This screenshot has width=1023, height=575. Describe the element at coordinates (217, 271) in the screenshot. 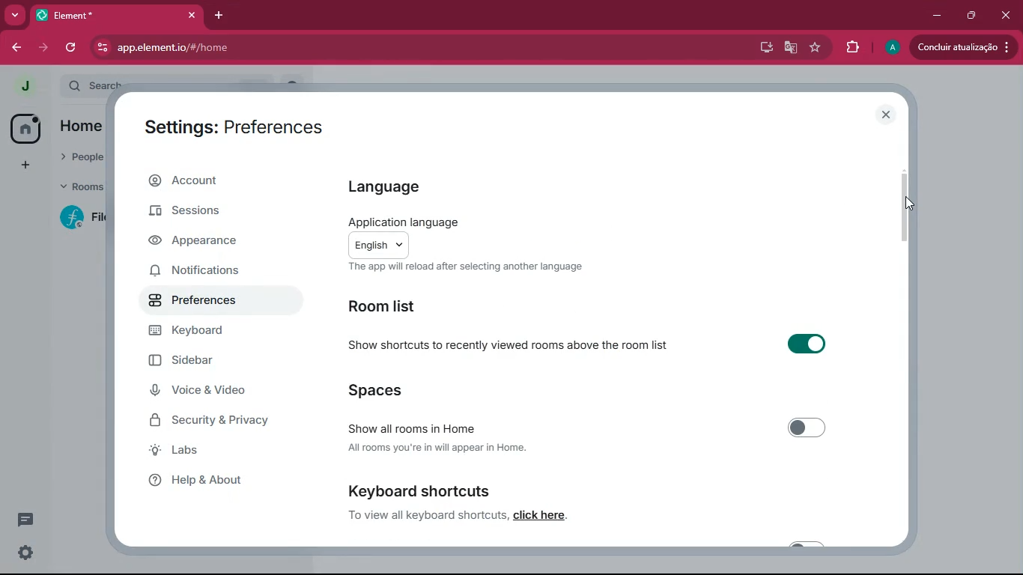

I see `notifications` at that location.